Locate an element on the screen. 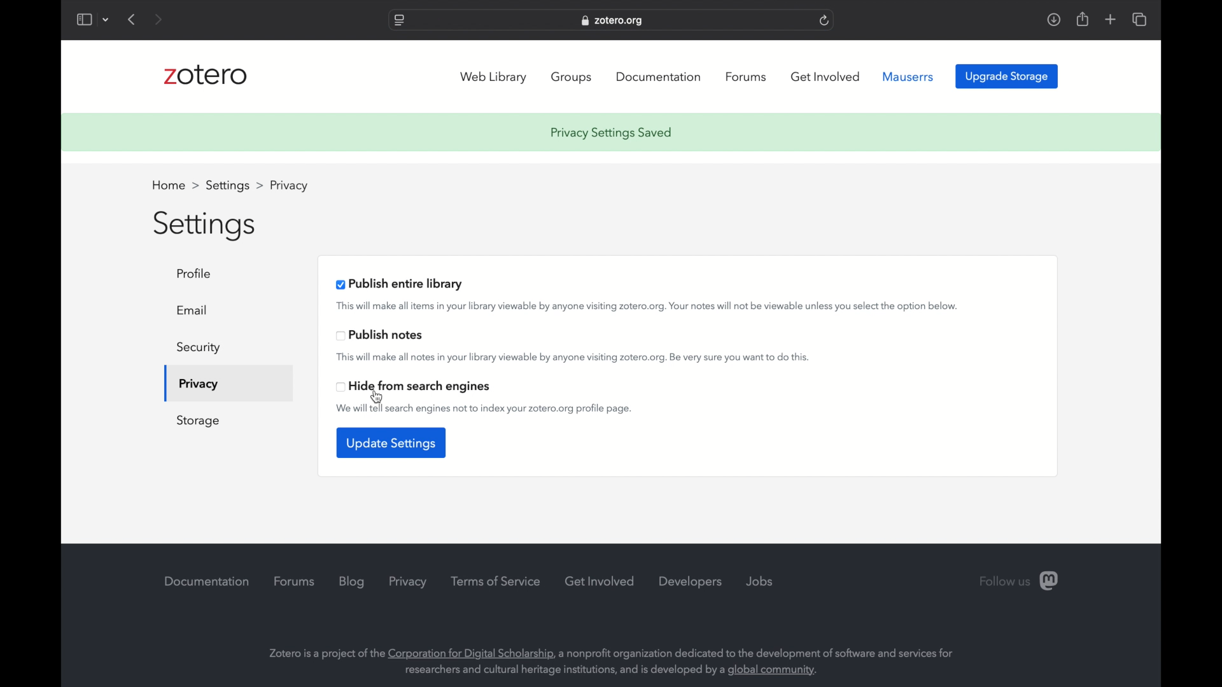 This screenshot has width=1222, height=687. follow us is located at coordinates (1019, 580).